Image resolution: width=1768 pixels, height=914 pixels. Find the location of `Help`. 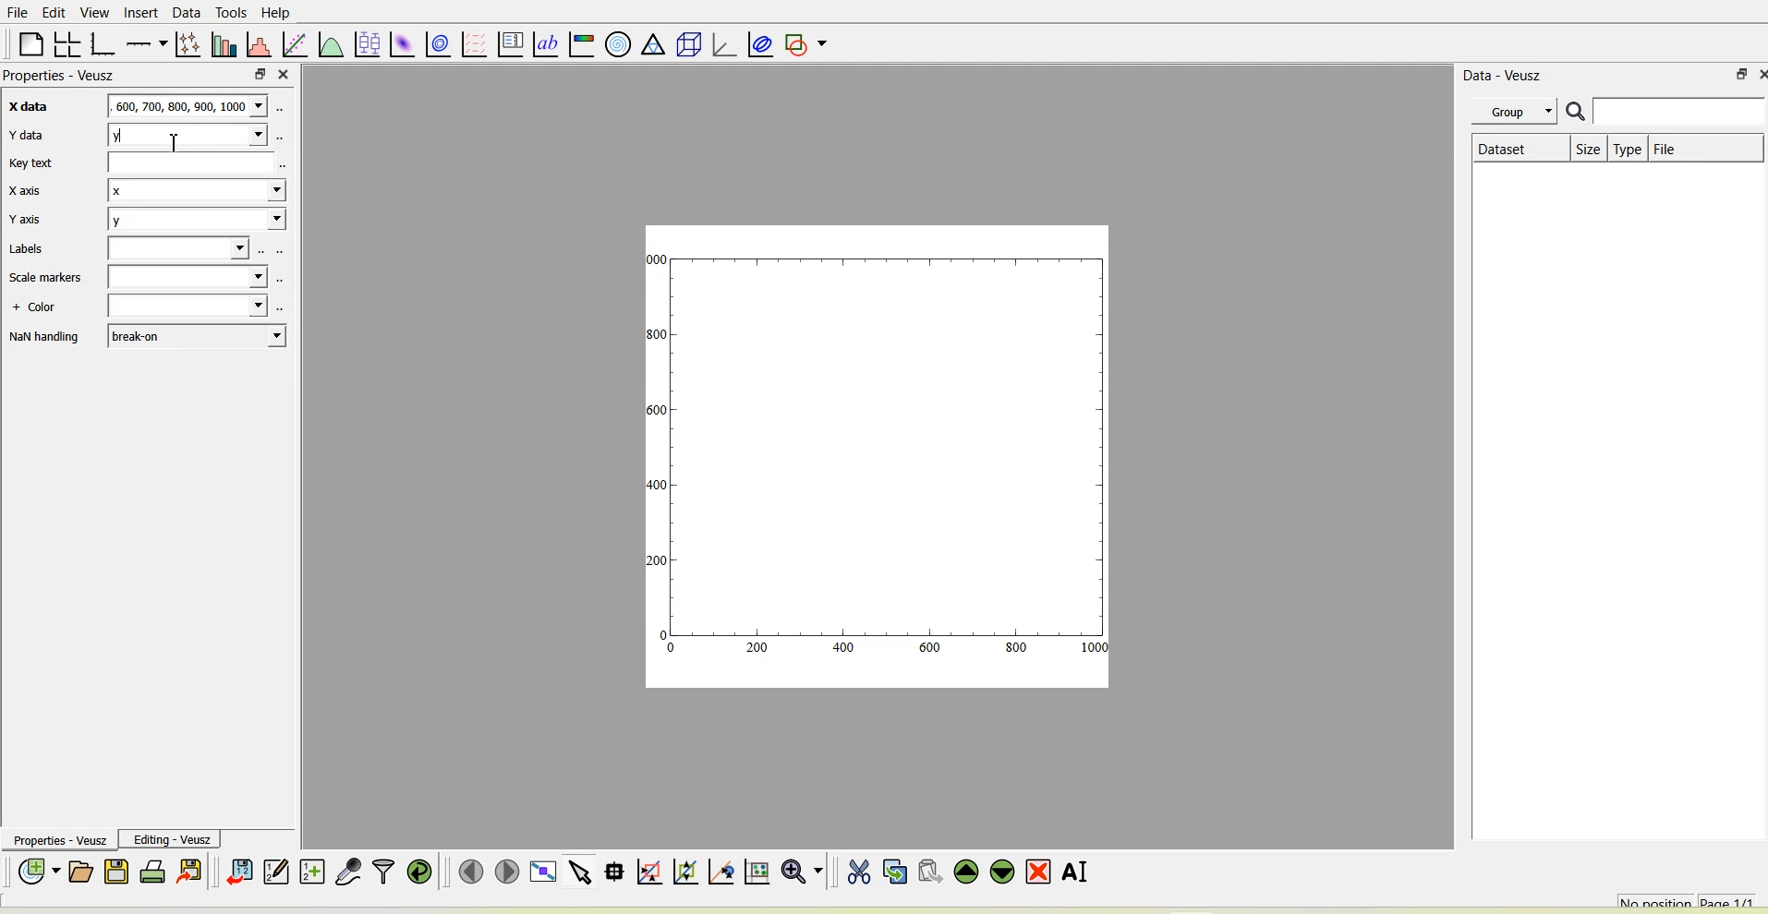

Help is located at coordinates (277, 13).